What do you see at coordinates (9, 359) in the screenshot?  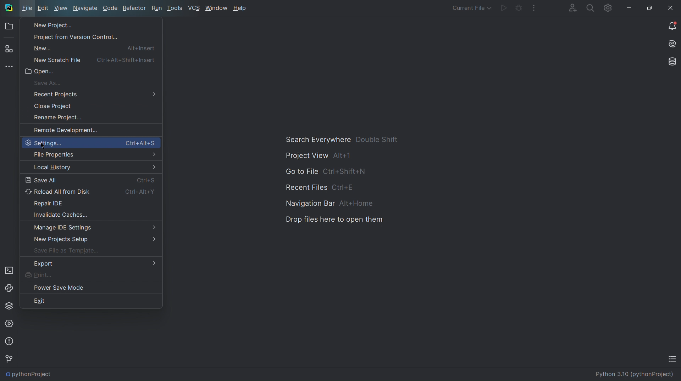 I see `Version Control` at bounding box center [9, 359].